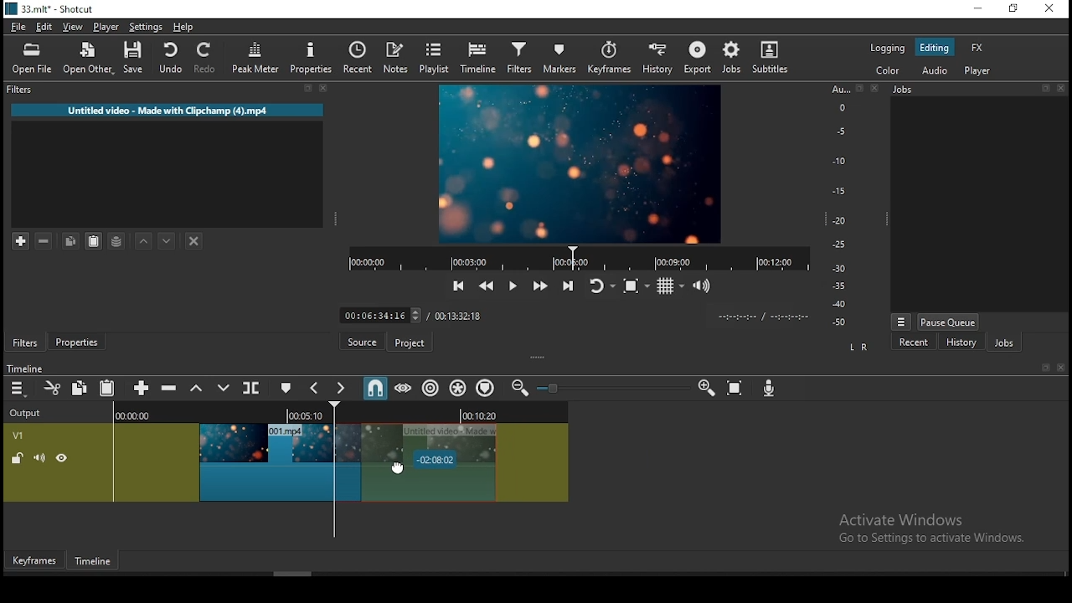 The image size is (1072, 603). I want to click on ripple, so click(430, 389).